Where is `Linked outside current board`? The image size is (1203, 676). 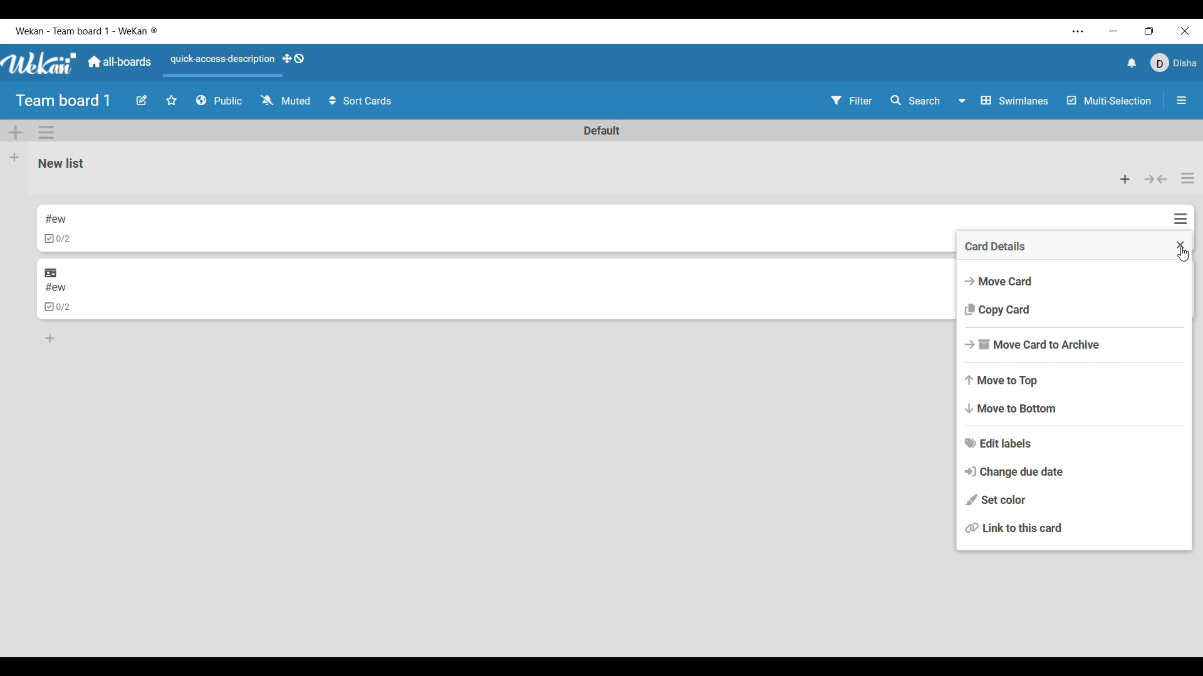 Linked outside current board is located at coordinates (51, 273).